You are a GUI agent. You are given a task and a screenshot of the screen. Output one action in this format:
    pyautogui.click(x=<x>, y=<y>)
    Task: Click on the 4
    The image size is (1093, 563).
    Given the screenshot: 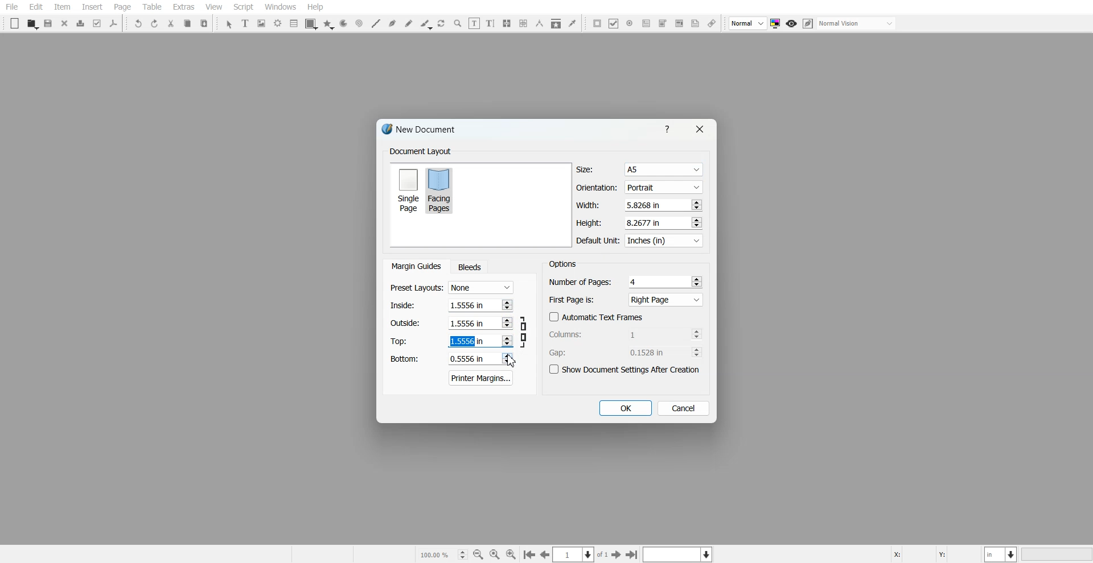 What is the action you would take?
    pyautogui.click(x=635, y=281)
    